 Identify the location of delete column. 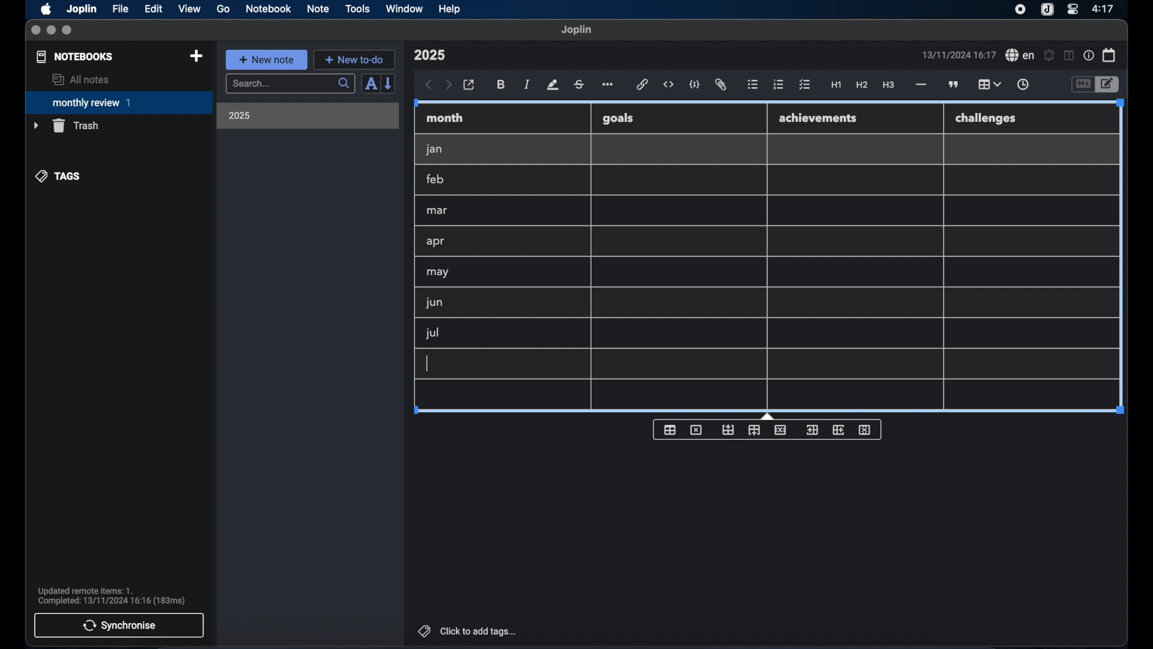
(865, 430).